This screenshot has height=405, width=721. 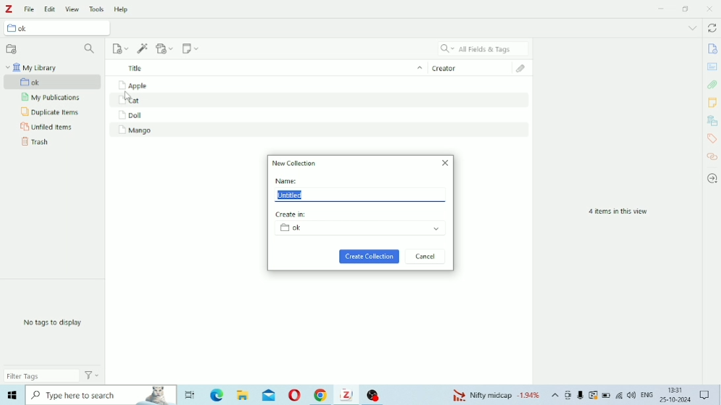 I want to click on Type here to search, so click(x=102, y=395).